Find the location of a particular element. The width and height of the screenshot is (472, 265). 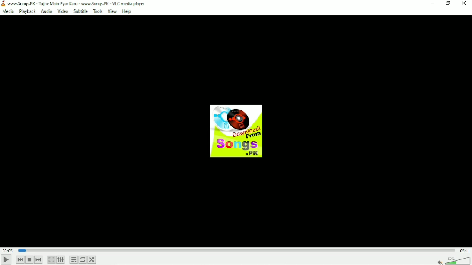

Play duration is located at coordinates (235, 250).